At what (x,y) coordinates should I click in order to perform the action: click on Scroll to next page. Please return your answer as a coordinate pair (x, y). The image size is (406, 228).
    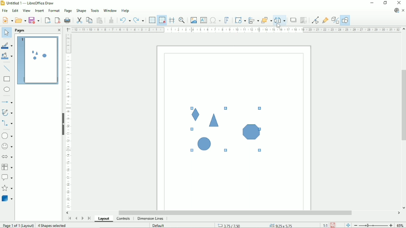
    Looking at the image, I should click on (83, 218).